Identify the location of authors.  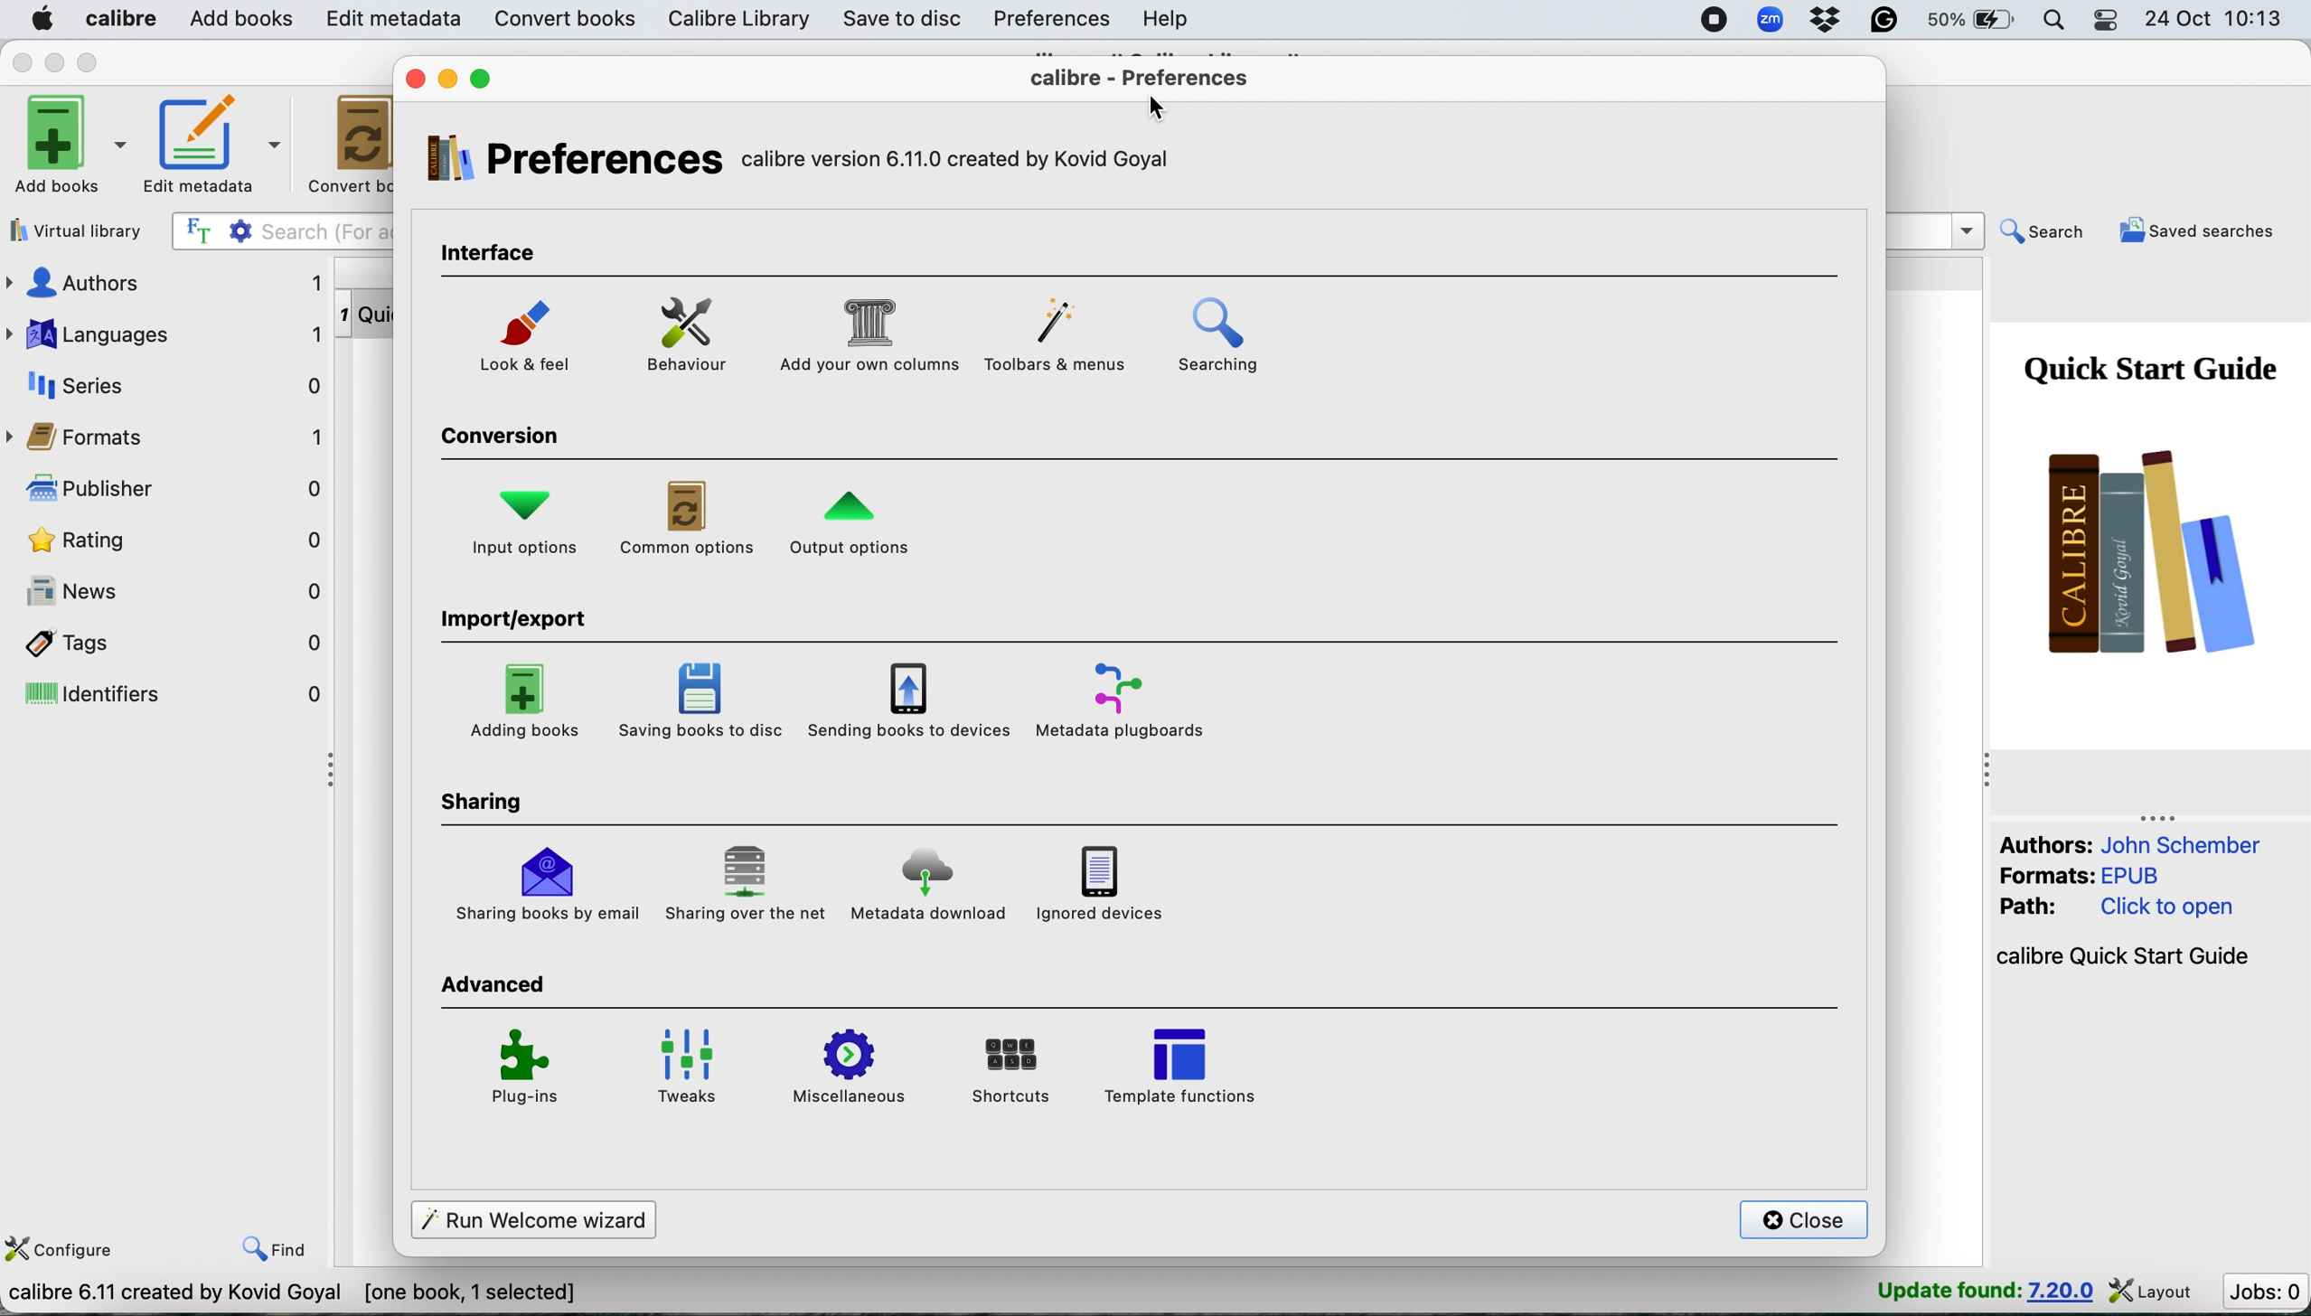
(164, 282).